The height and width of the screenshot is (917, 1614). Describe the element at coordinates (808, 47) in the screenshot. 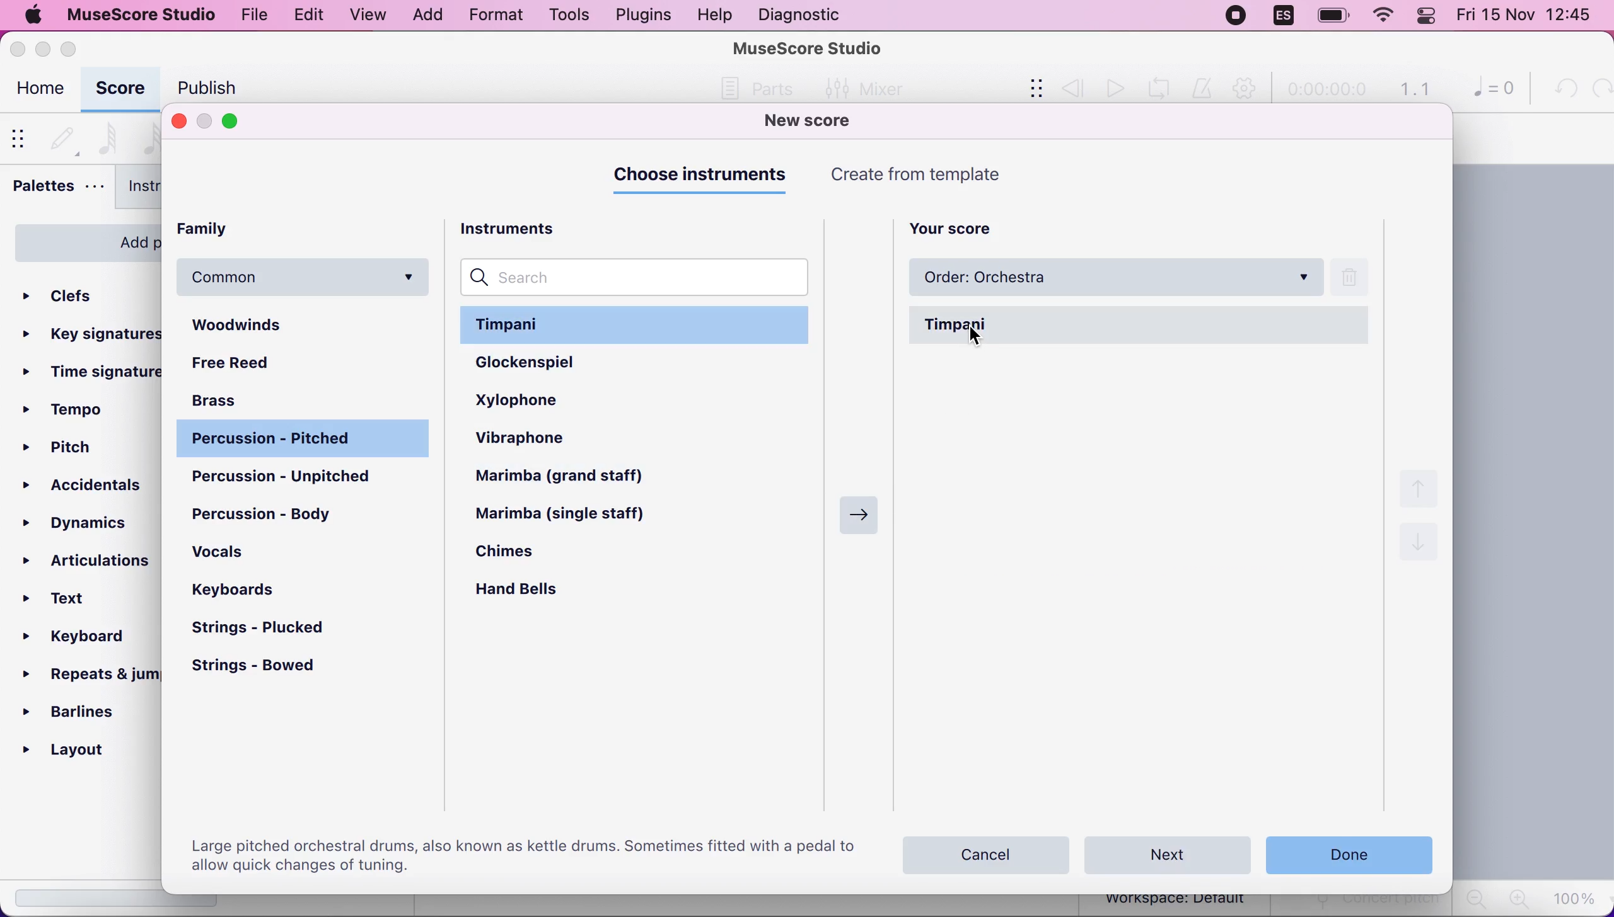

I see `MuseScore Studio` at that location.